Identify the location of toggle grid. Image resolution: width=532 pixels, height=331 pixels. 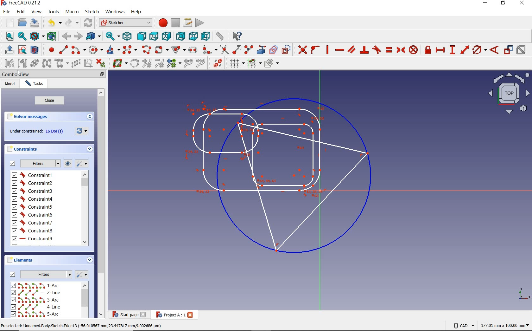
(234, 64).